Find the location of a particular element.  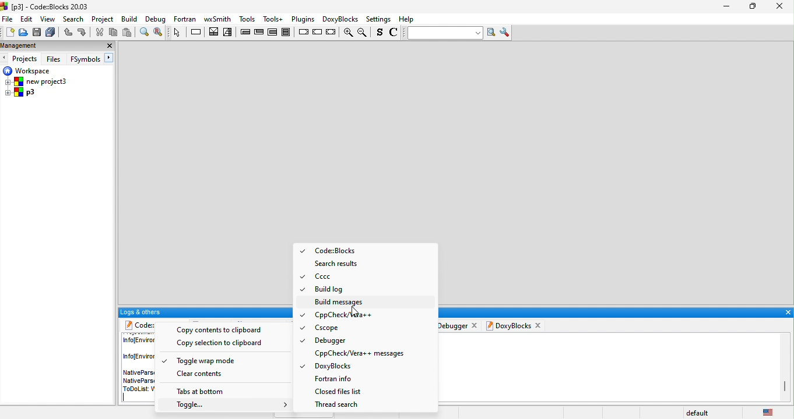

United states (english) is located at coordinates (770, 411).